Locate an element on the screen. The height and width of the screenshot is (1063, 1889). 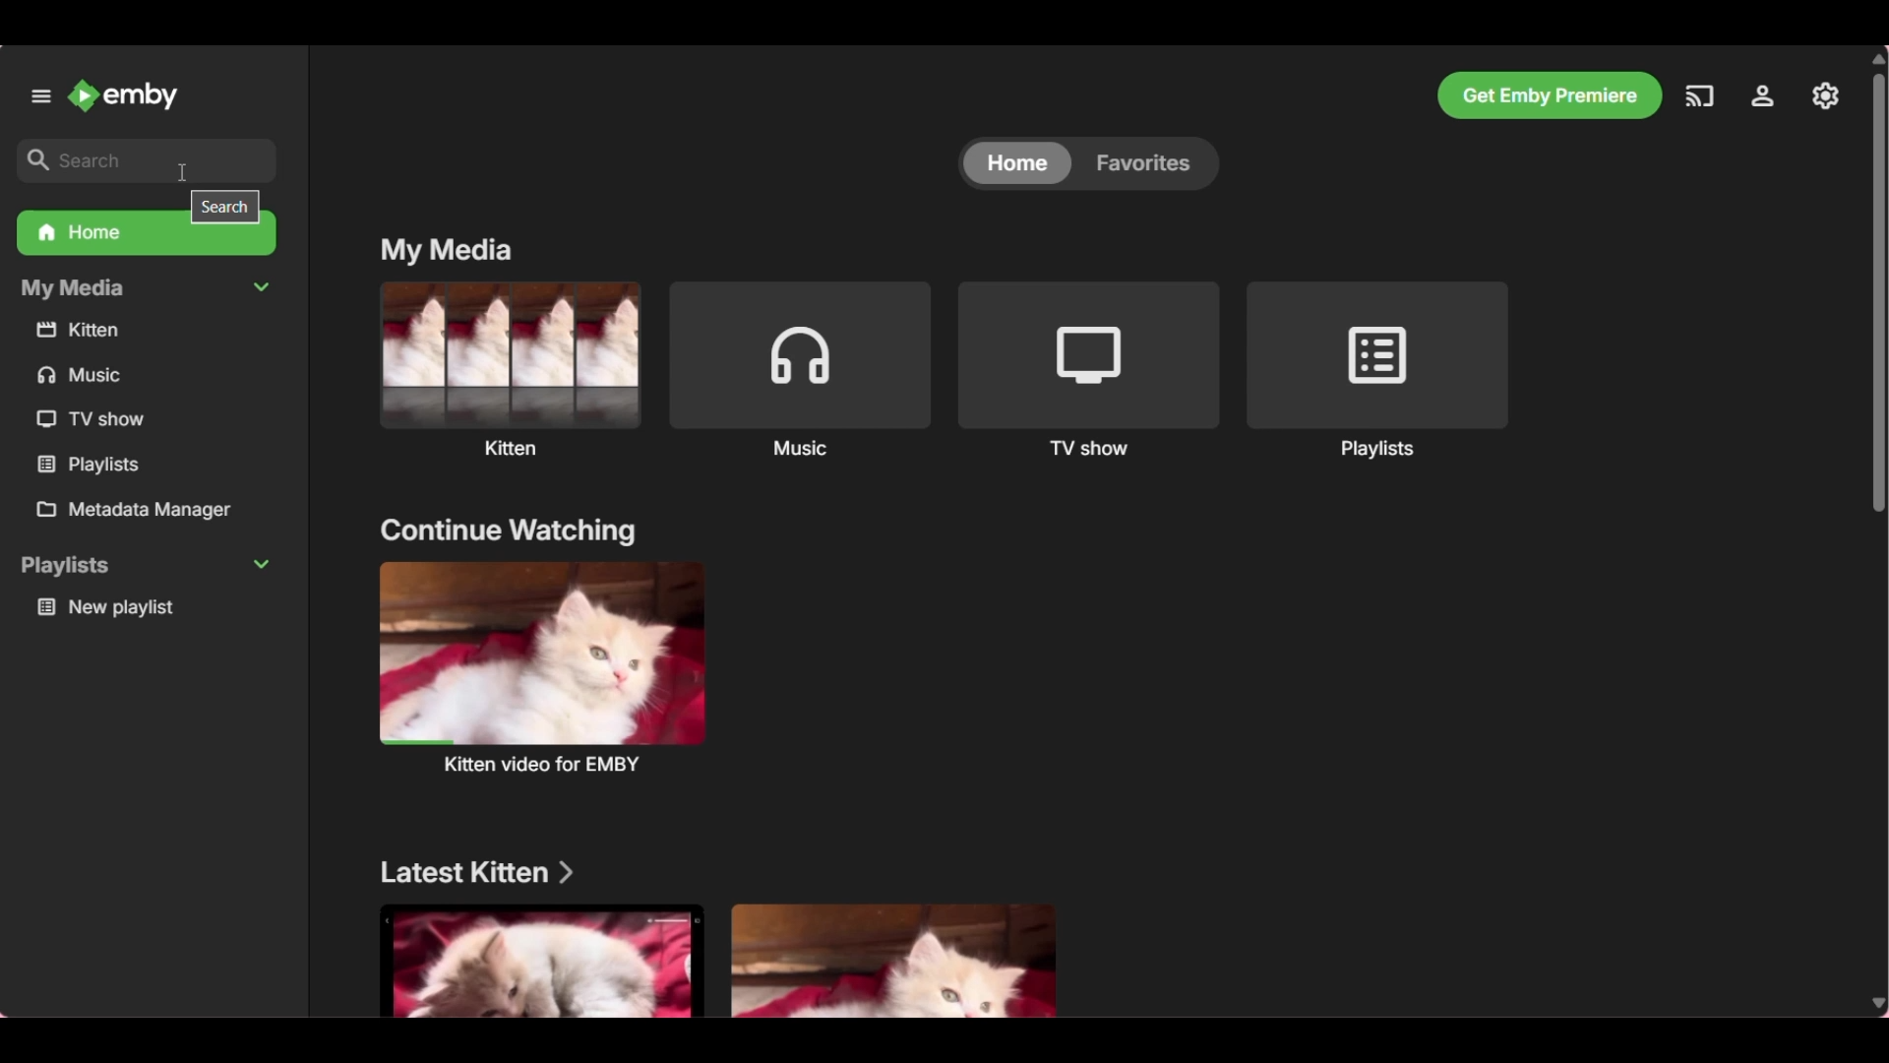
Music  is located at coordinates (799, 367).